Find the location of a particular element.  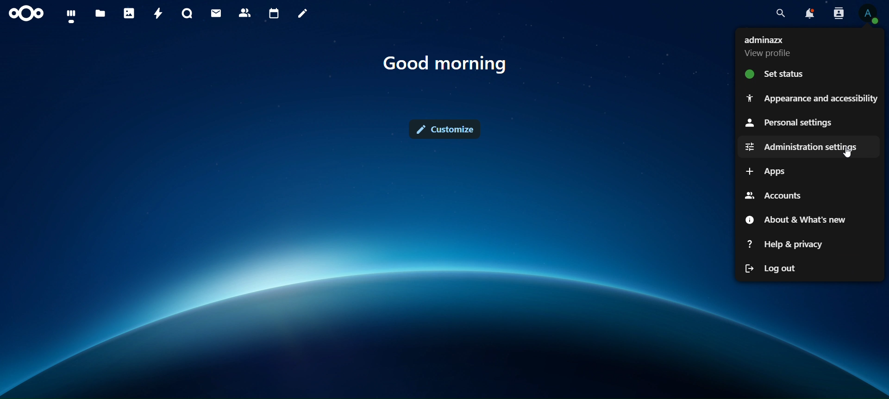

view profile is located at coordinates (770, 47).